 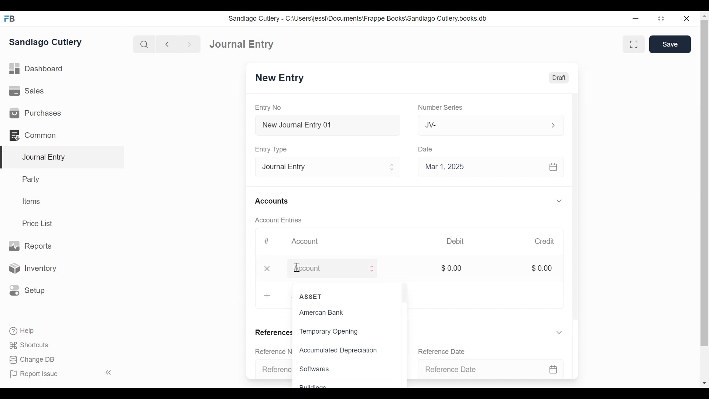 What do you see at coordinates (29, 360) in the screenshot?
I see `Change DB` at bounding box center [29, 360].